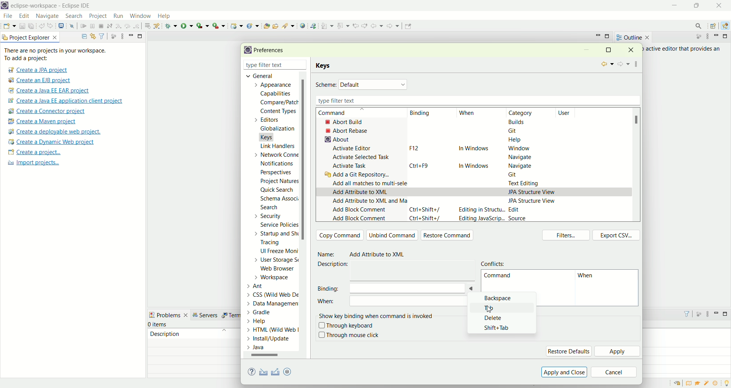  I want to click on category, so click(524, 113).